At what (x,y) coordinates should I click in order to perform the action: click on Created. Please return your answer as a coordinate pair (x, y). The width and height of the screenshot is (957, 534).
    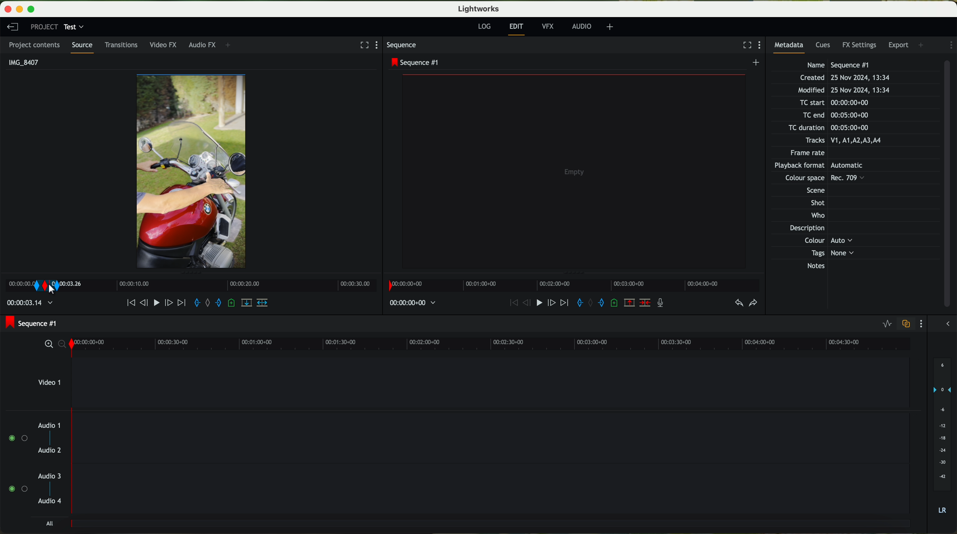
    Looking at the image, I should click on (844, 78).